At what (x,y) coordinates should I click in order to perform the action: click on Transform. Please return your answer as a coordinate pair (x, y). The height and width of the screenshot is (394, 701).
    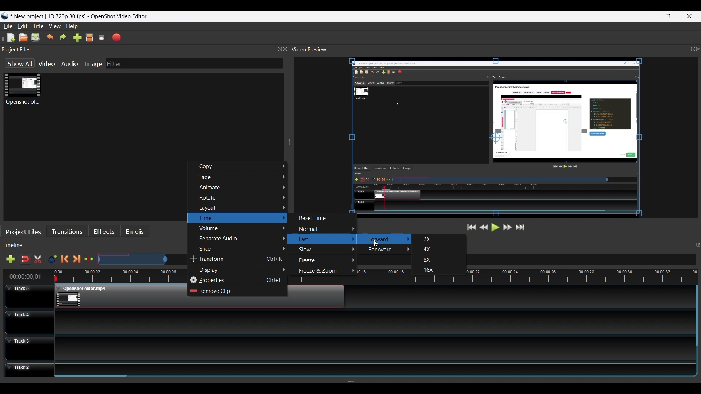
    Looking at the image, I should click on (238, 260).